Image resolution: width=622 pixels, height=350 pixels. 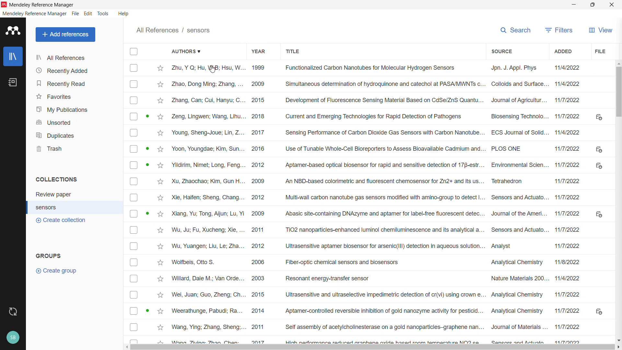 What do you see at coordinates (135, 202) in the screenshot?
I see `Select individual entries ` at bounding box center [135, 202].